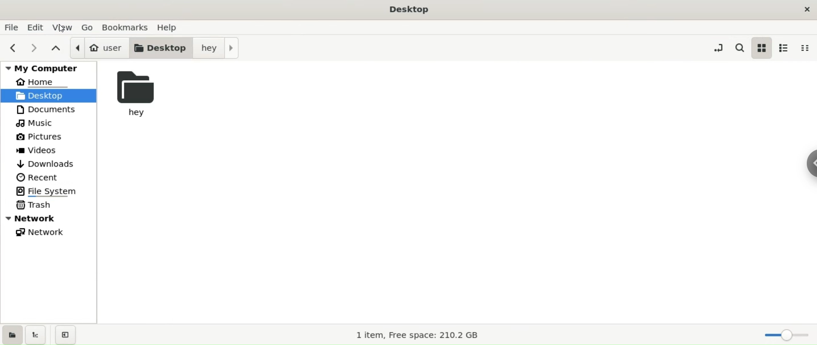 The height and width of the screenshot is (345, 817). Describe the element at coordinates (52, 82) in the screenshot. I see `home` at that location.